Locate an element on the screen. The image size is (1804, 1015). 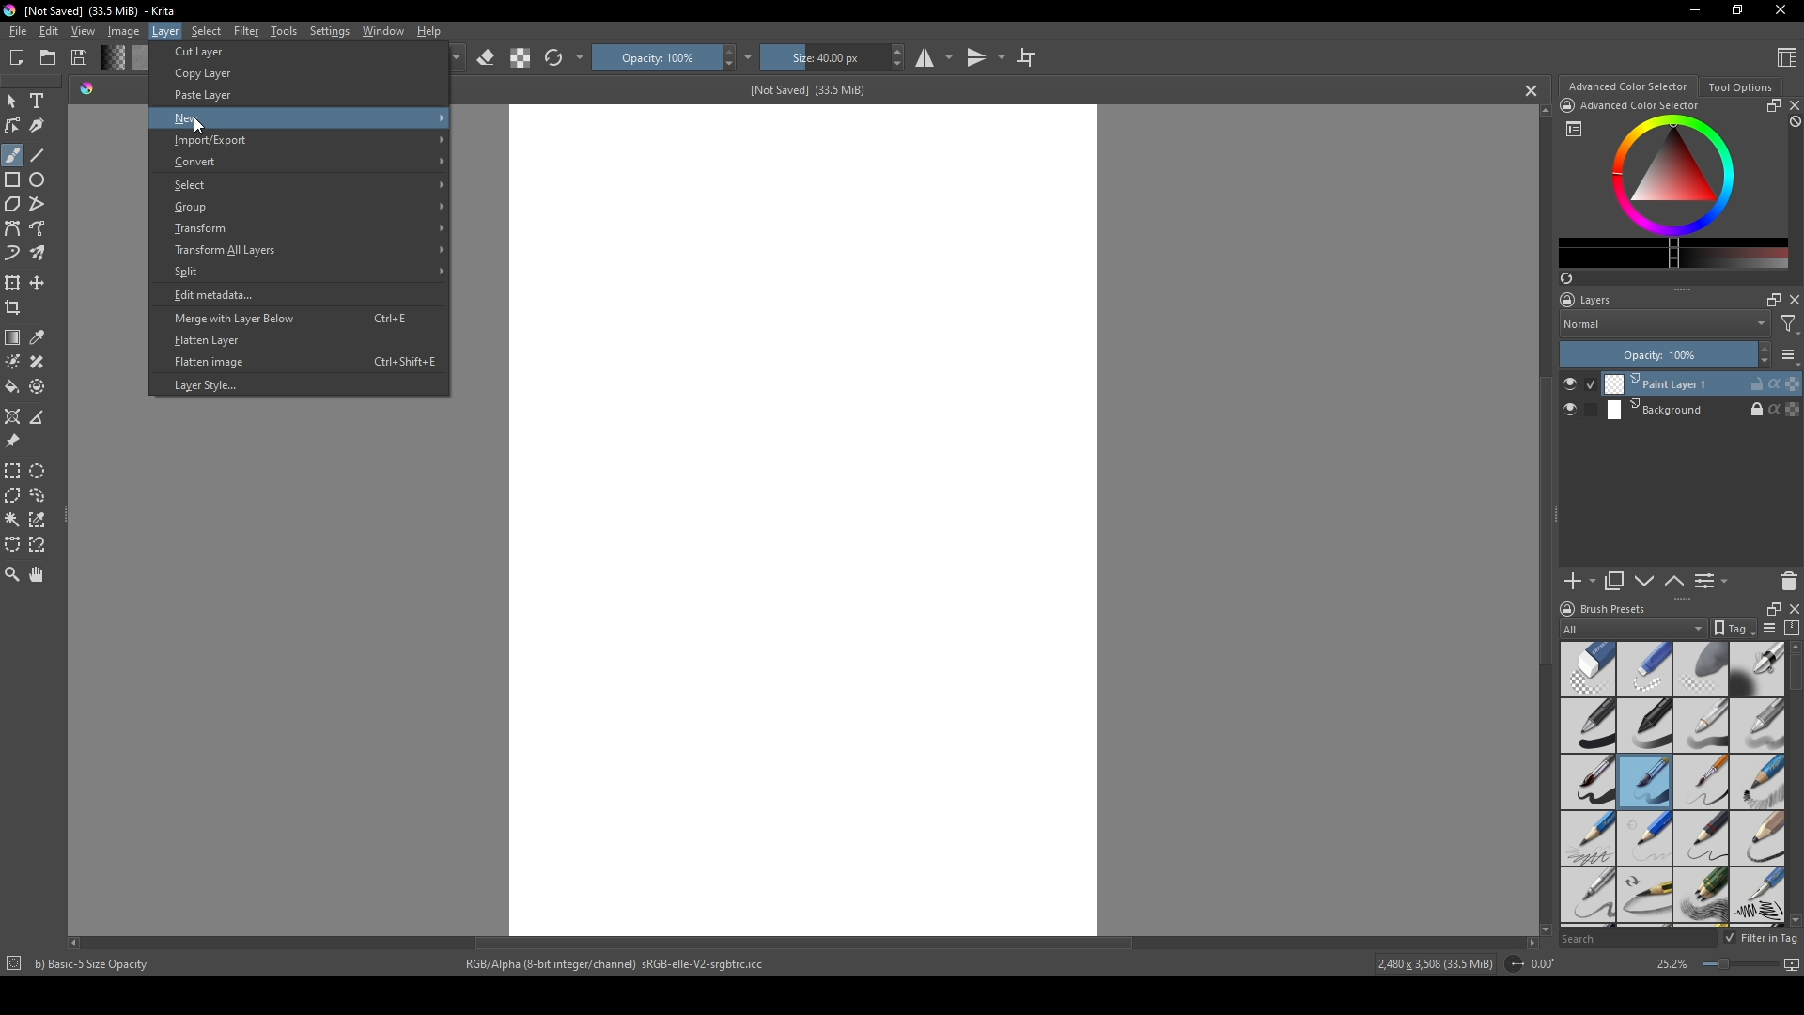
logo is located at coordinates (11, 10).